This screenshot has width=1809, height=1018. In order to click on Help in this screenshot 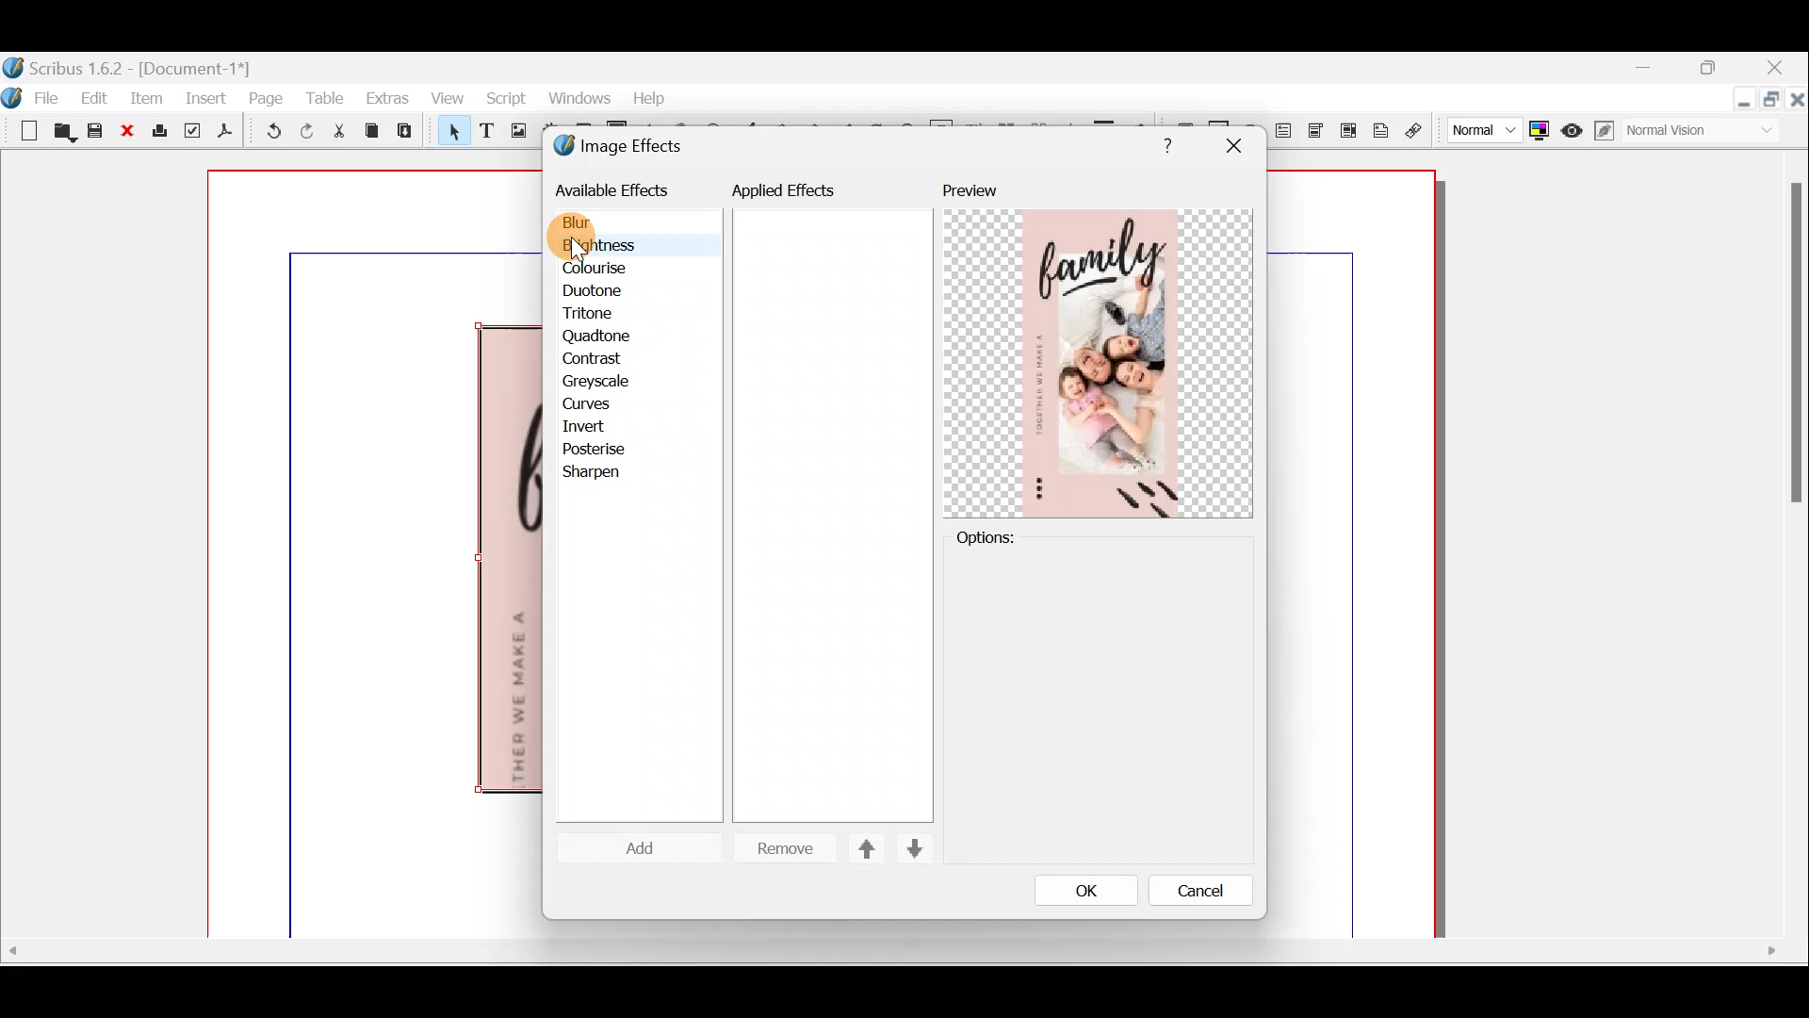, I will do `click(649, 96)`.